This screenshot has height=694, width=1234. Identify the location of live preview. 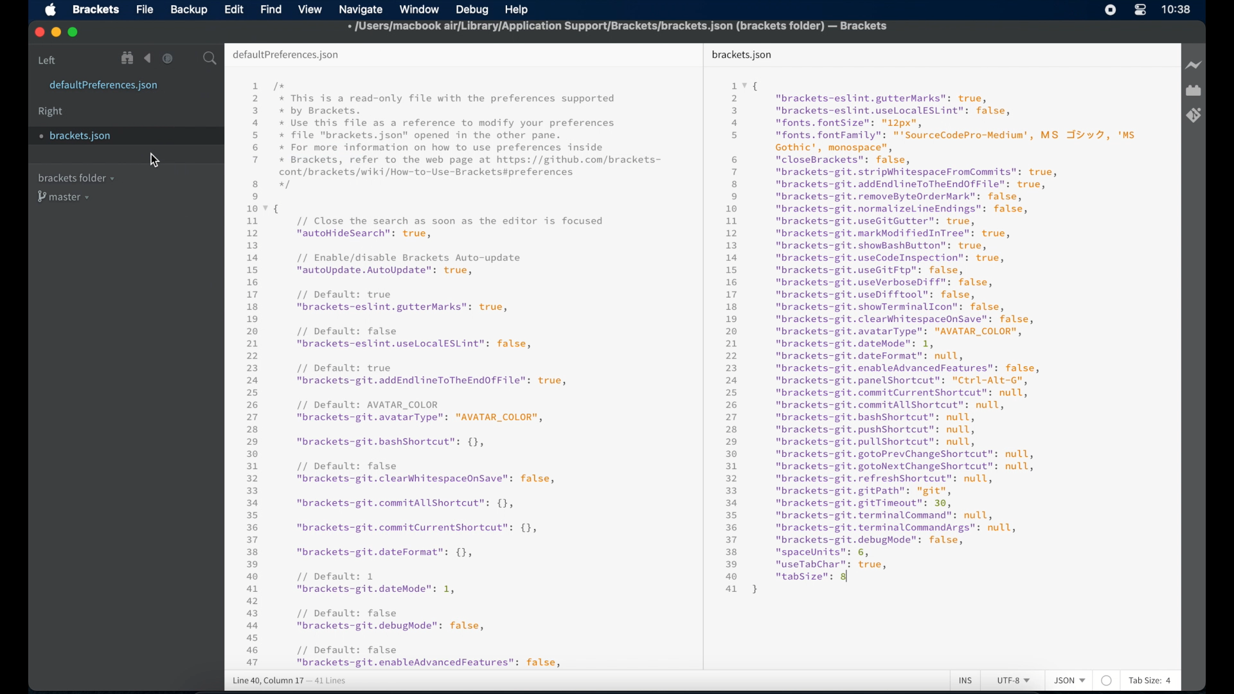
(1195, 65).